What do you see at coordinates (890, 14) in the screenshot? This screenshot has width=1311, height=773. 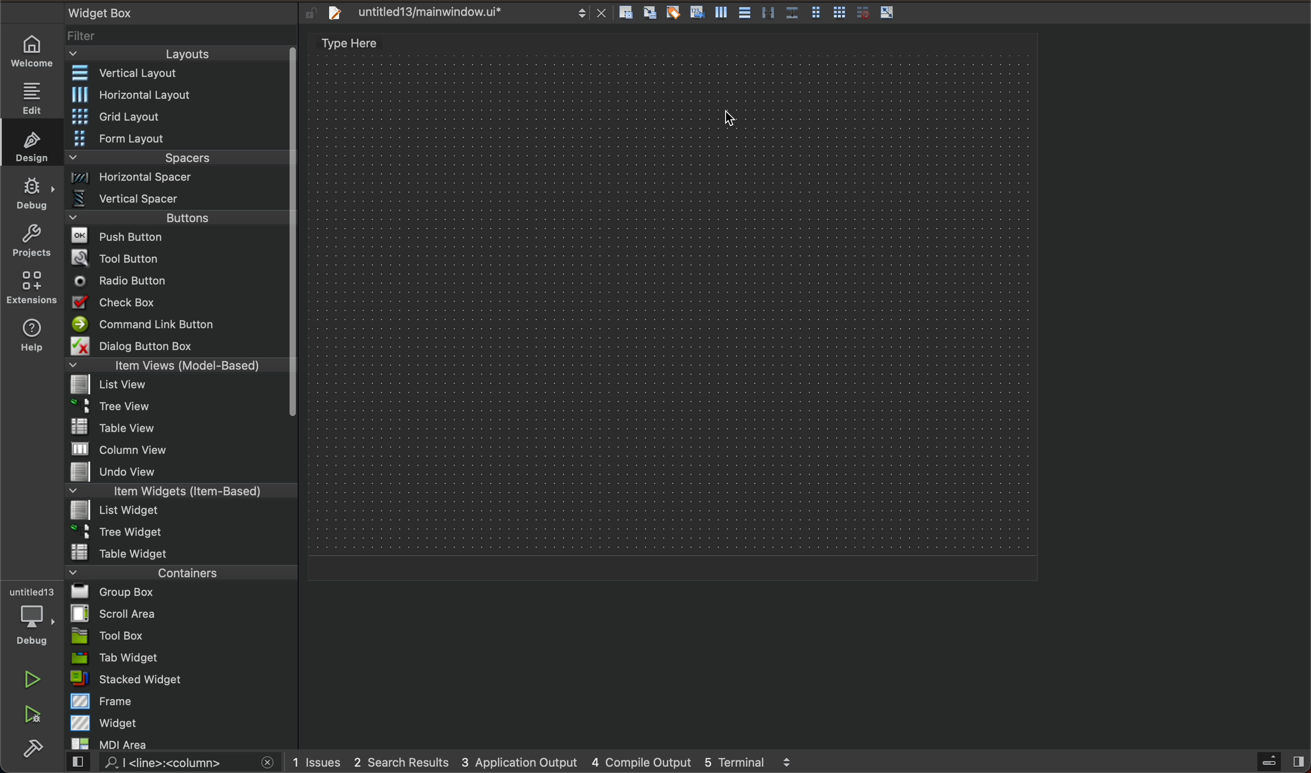 I see `` at bounding box center [890, 14].